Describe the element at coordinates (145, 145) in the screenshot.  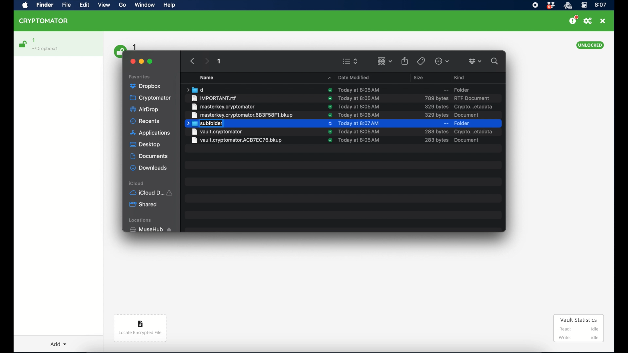
I see `desktop` at that location.